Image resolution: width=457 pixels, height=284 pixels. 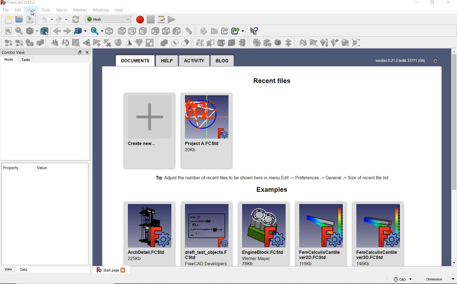 I want to click on tip, so click(x=271, y=178).